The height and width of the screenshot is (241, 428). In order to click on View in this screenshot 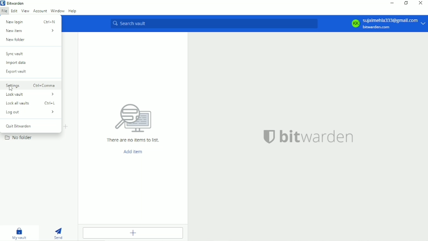, I will do `click(25, 12)`.